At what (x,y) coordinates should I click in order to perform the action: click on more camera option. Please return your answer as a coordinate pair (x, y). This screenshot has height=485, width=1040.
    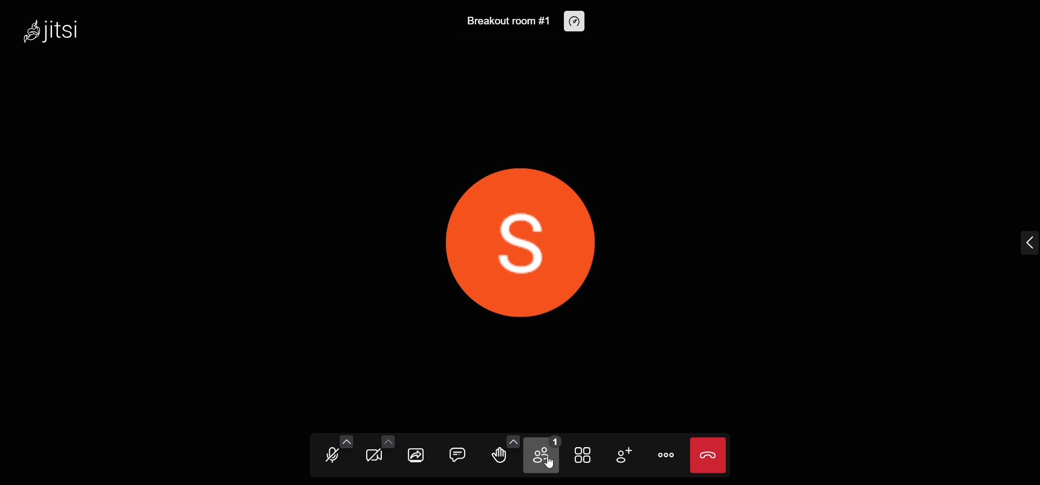
    Looking at the image, I should click on (388, 441).